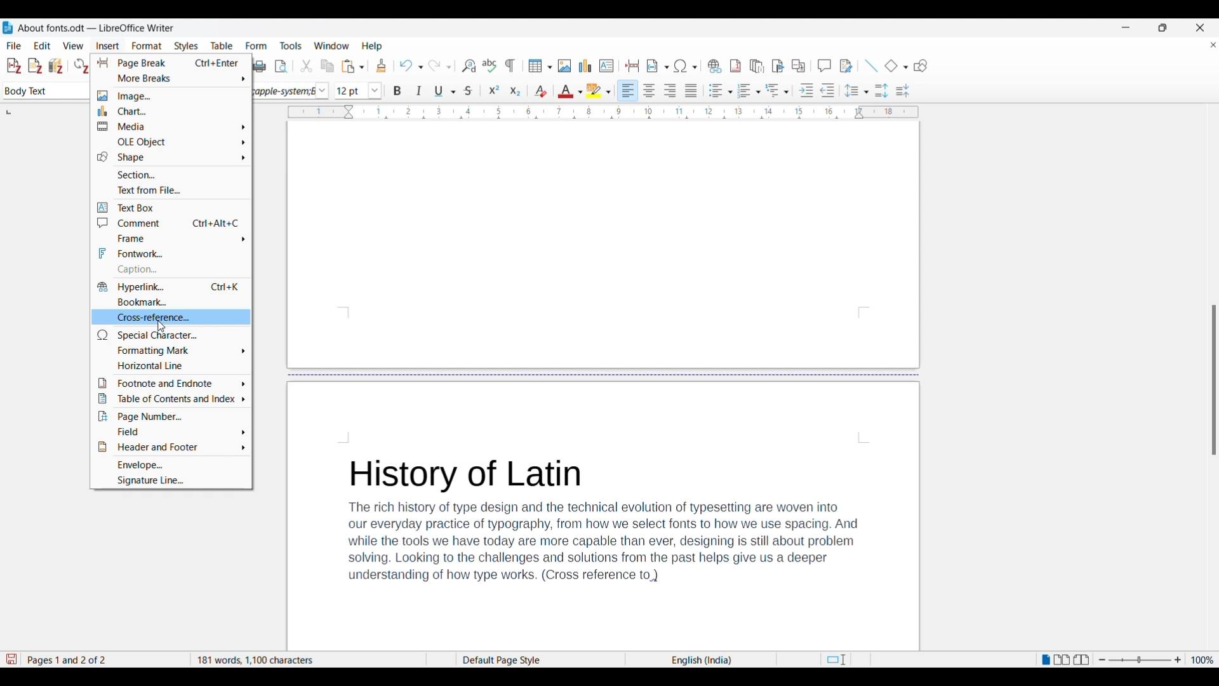 This screenshot has width=1219, height=686. Describe the element at coordinates (735, 66) in the screenshot. I see `Insert footnote` at that location.